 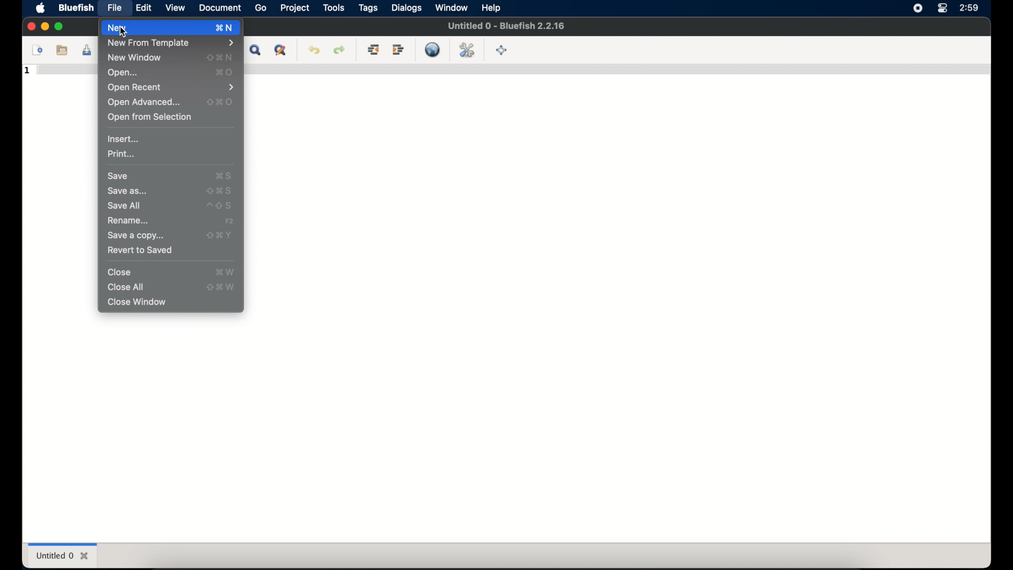 I want to click on close, so click(x=120, y=272).